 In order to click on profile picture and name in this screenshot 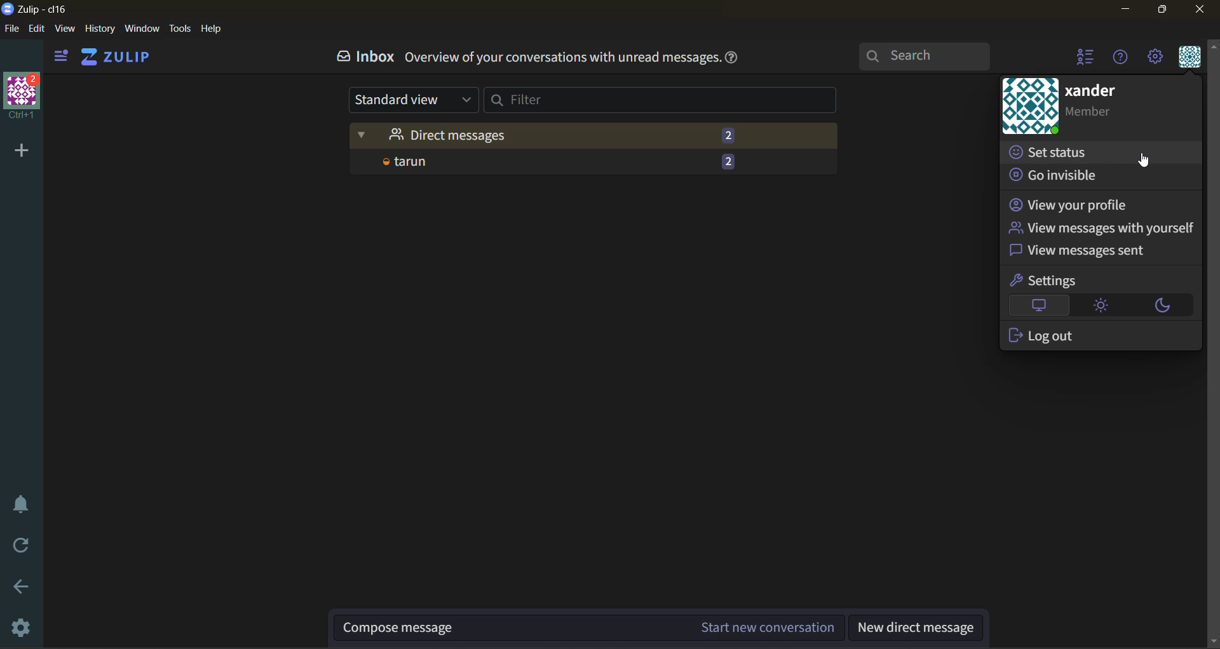, I will do `click(1097, 109)`.